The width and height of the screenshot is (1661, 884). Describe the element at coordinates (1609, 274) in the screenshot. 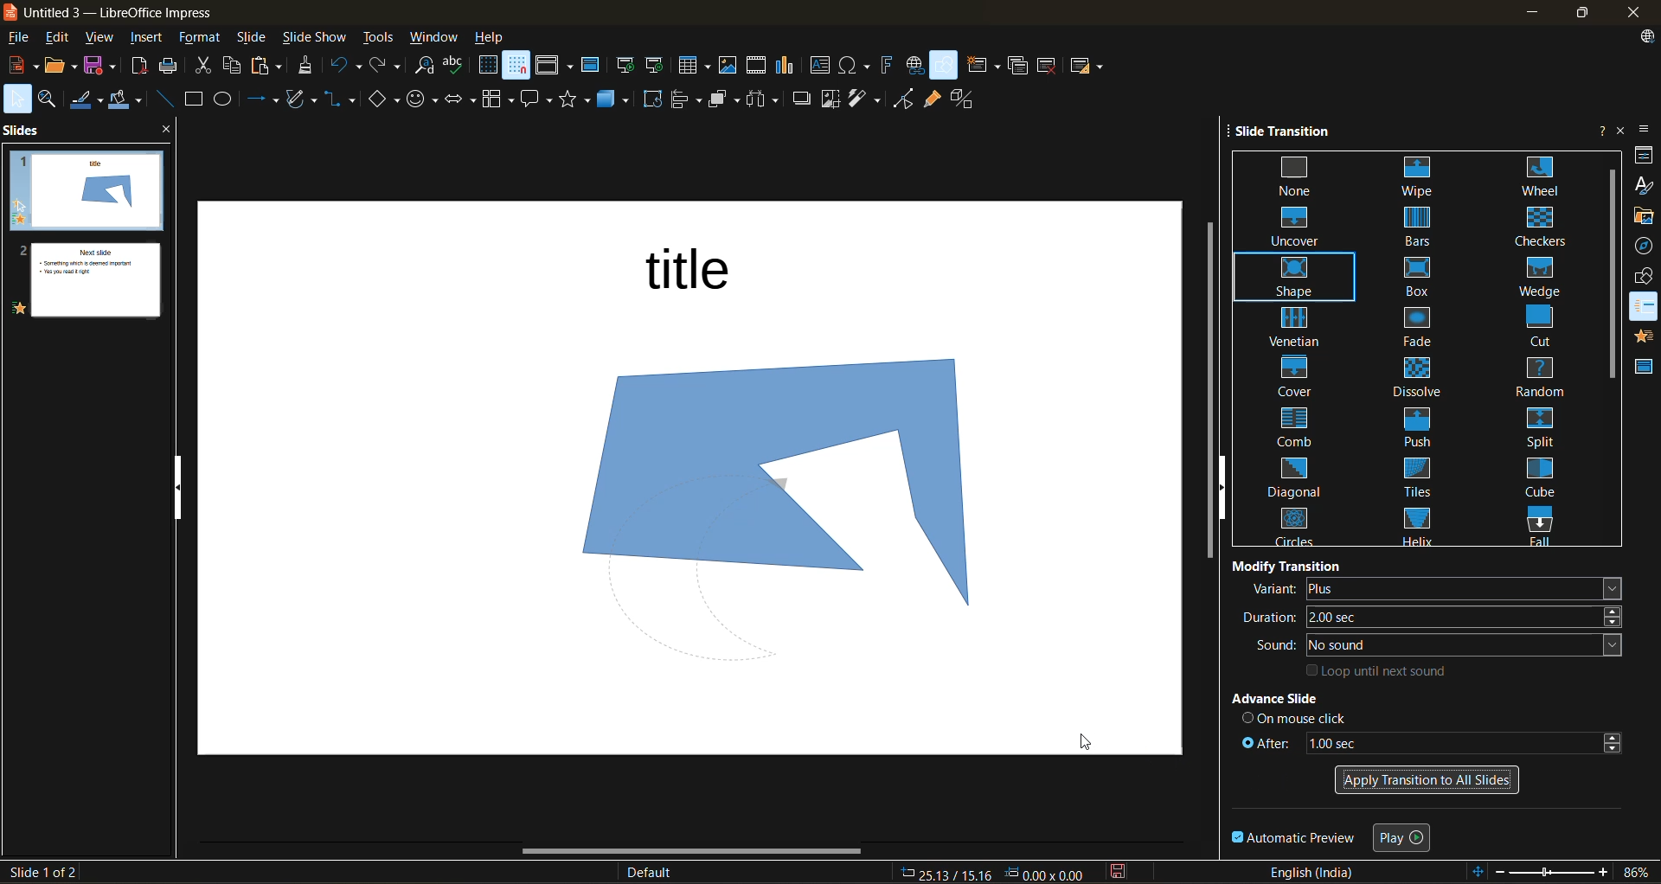

I see `vertical scroll bar` at that location.